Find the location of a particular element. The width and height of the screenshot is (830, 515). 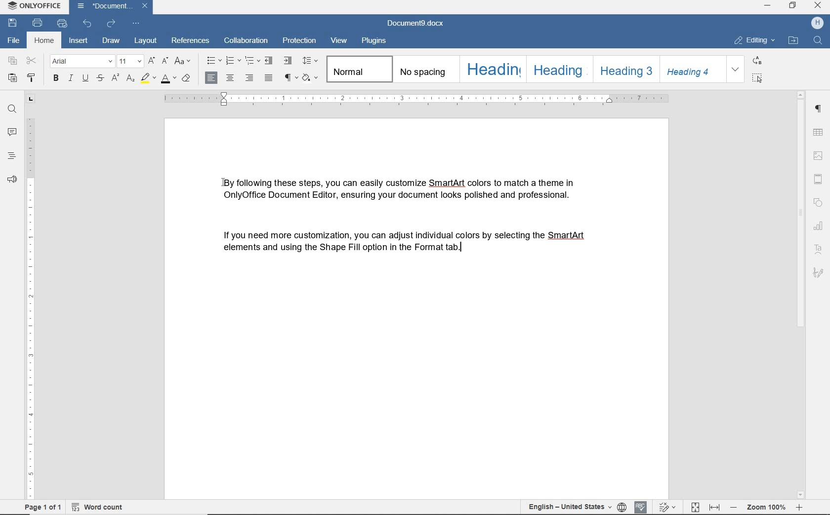

find is located at coordinates (12, 109).